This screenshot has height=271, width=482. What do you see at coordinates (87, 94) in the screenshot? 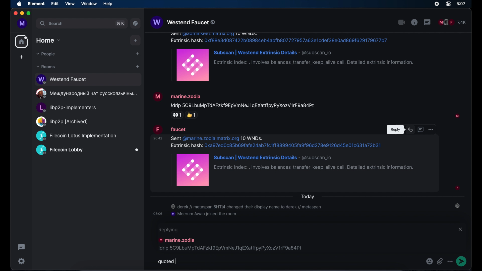
I see `public room` at bounding box center [87, 94].